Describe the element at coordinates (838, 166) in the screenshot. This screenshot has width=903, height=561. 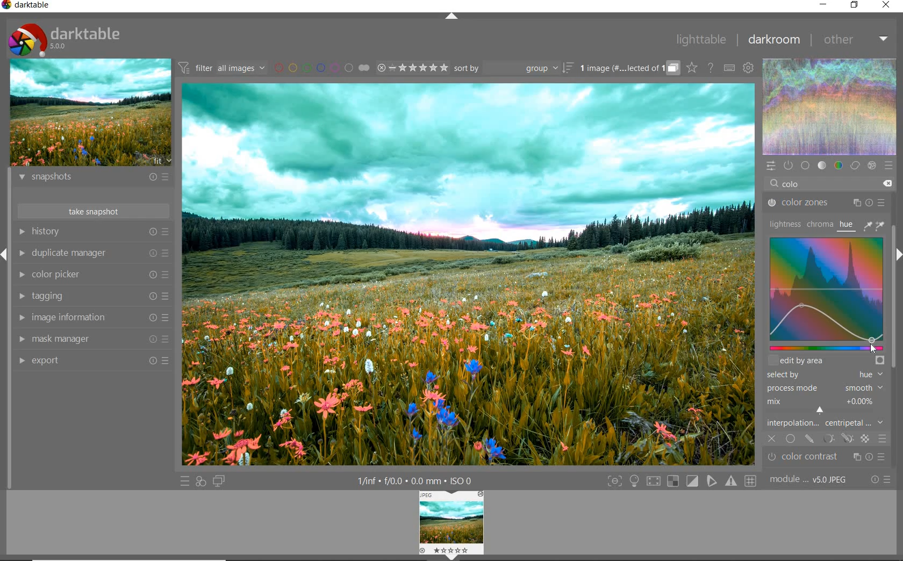
I see `color` at that location.